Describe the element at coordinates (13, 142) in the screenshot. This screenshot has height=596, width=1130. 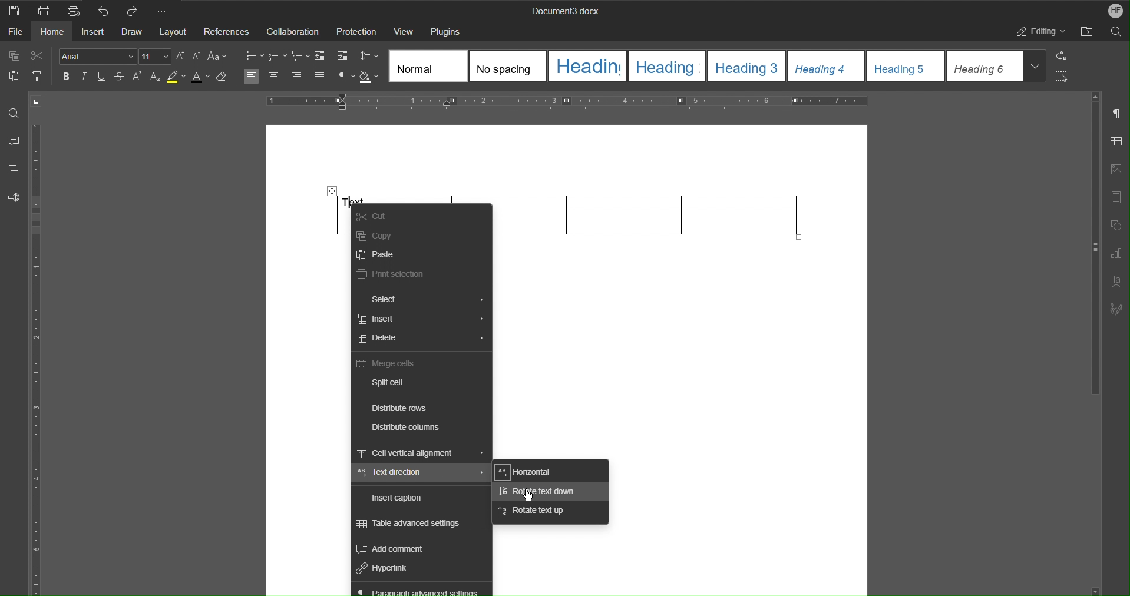
I see `Comment` at that location.